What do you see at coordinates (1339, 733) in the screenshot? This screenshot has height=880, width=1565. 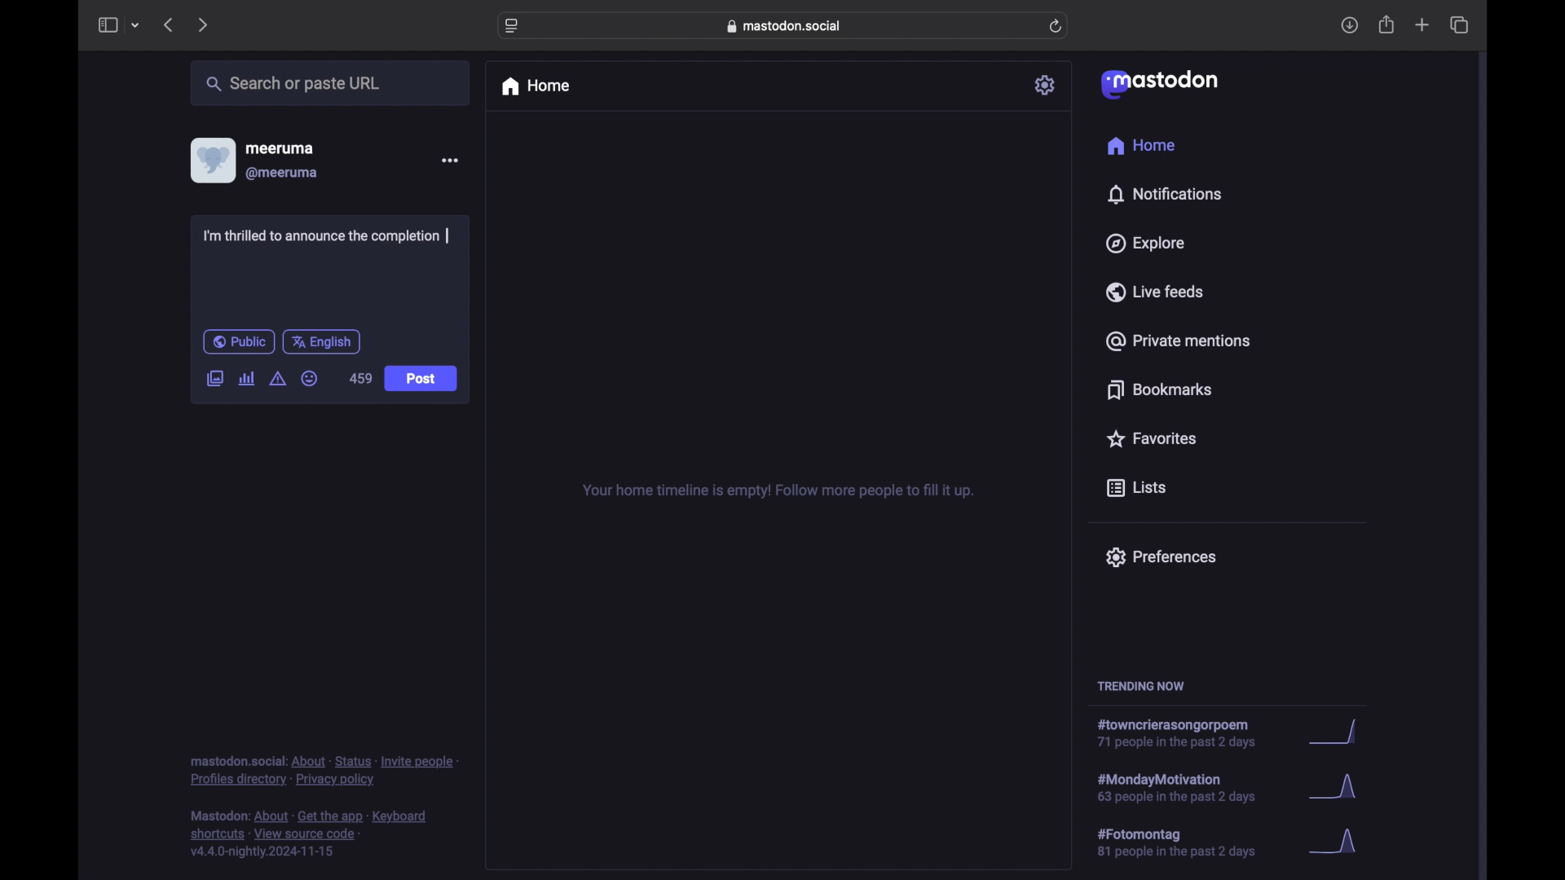 I see `graph` at bounding box center [1339, 733].